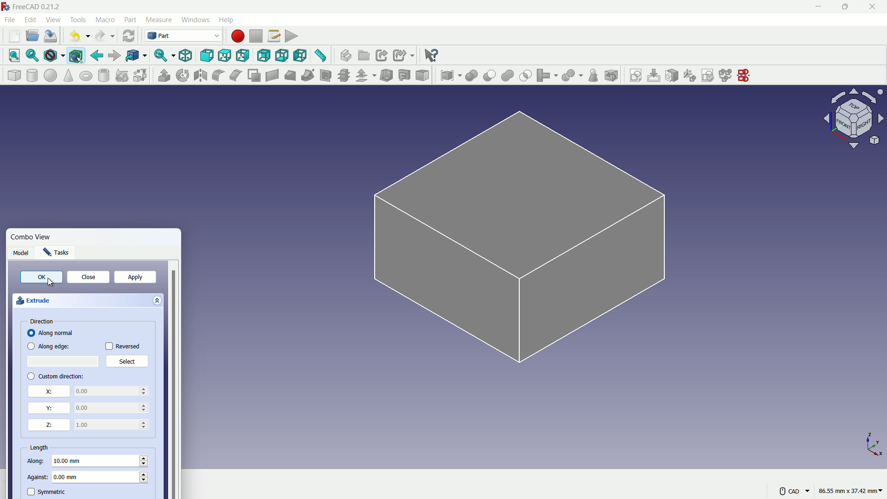 Image resolution: width=887 pixels, height=499 pixels. What do you see at coordinates (272, 74) in the screenshot?
I see `create ruled surface` at bounding box center [272, 74].